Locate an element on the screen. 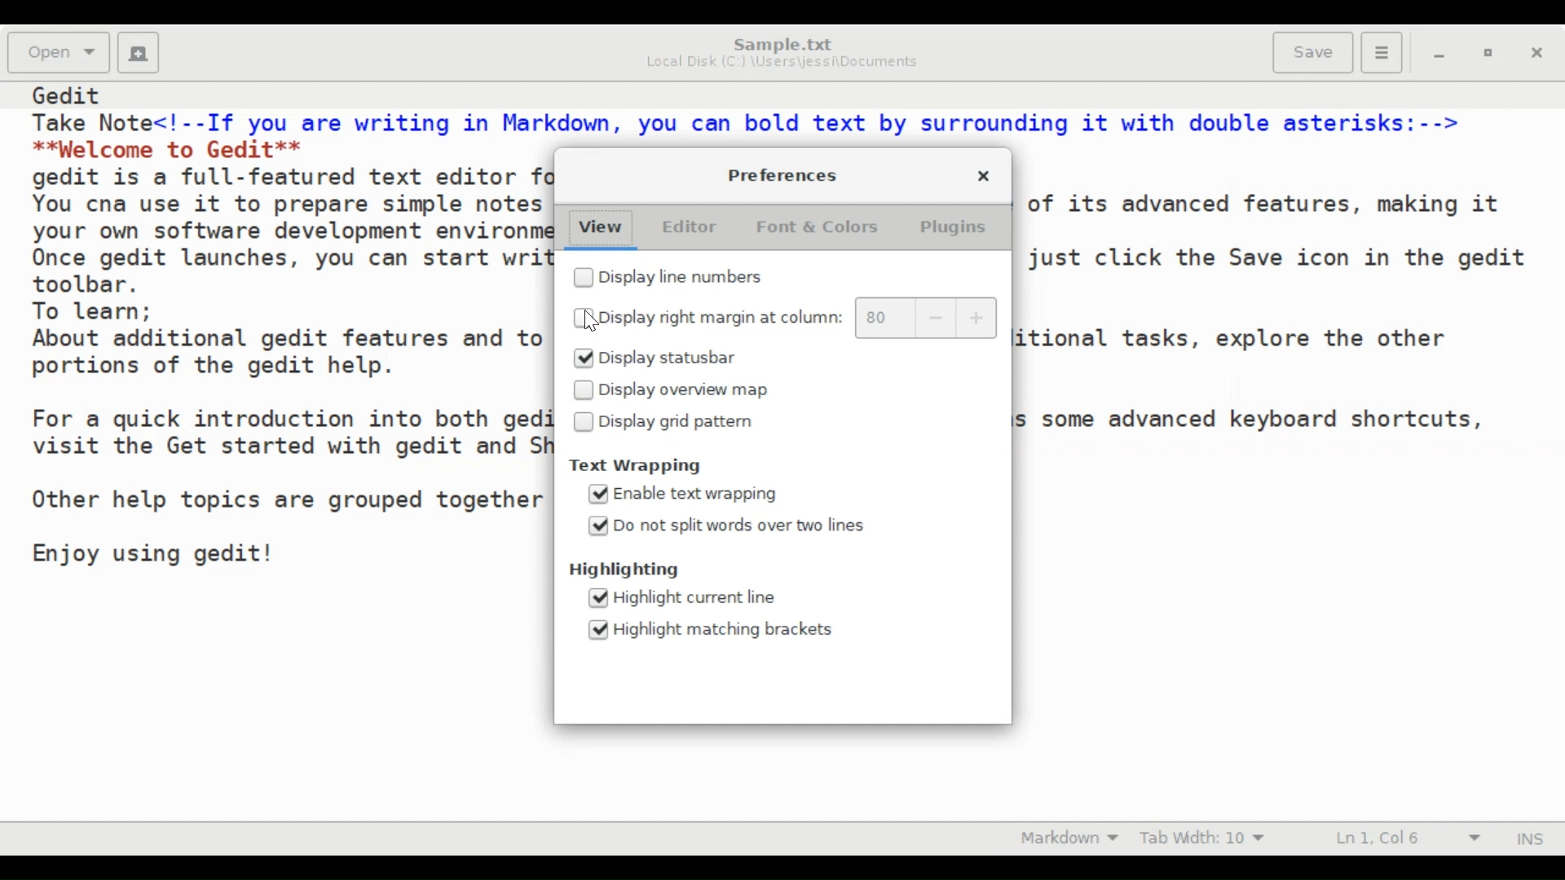  Application menu is located at coordinates (1383, 53).